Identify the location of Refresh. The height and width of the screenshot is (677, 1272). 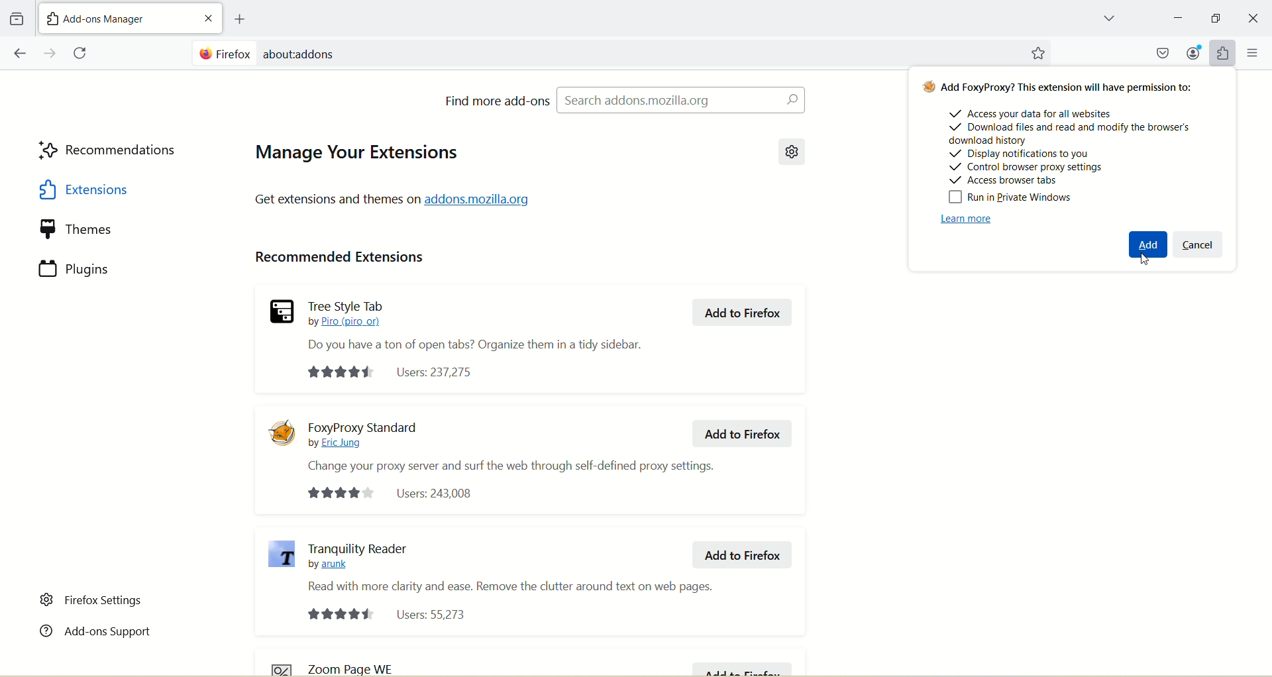
(82, 54).